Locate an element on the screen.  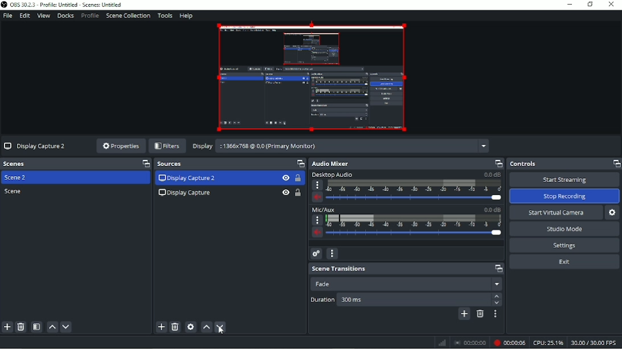
Stop recording is located at coordinates (470, 343).